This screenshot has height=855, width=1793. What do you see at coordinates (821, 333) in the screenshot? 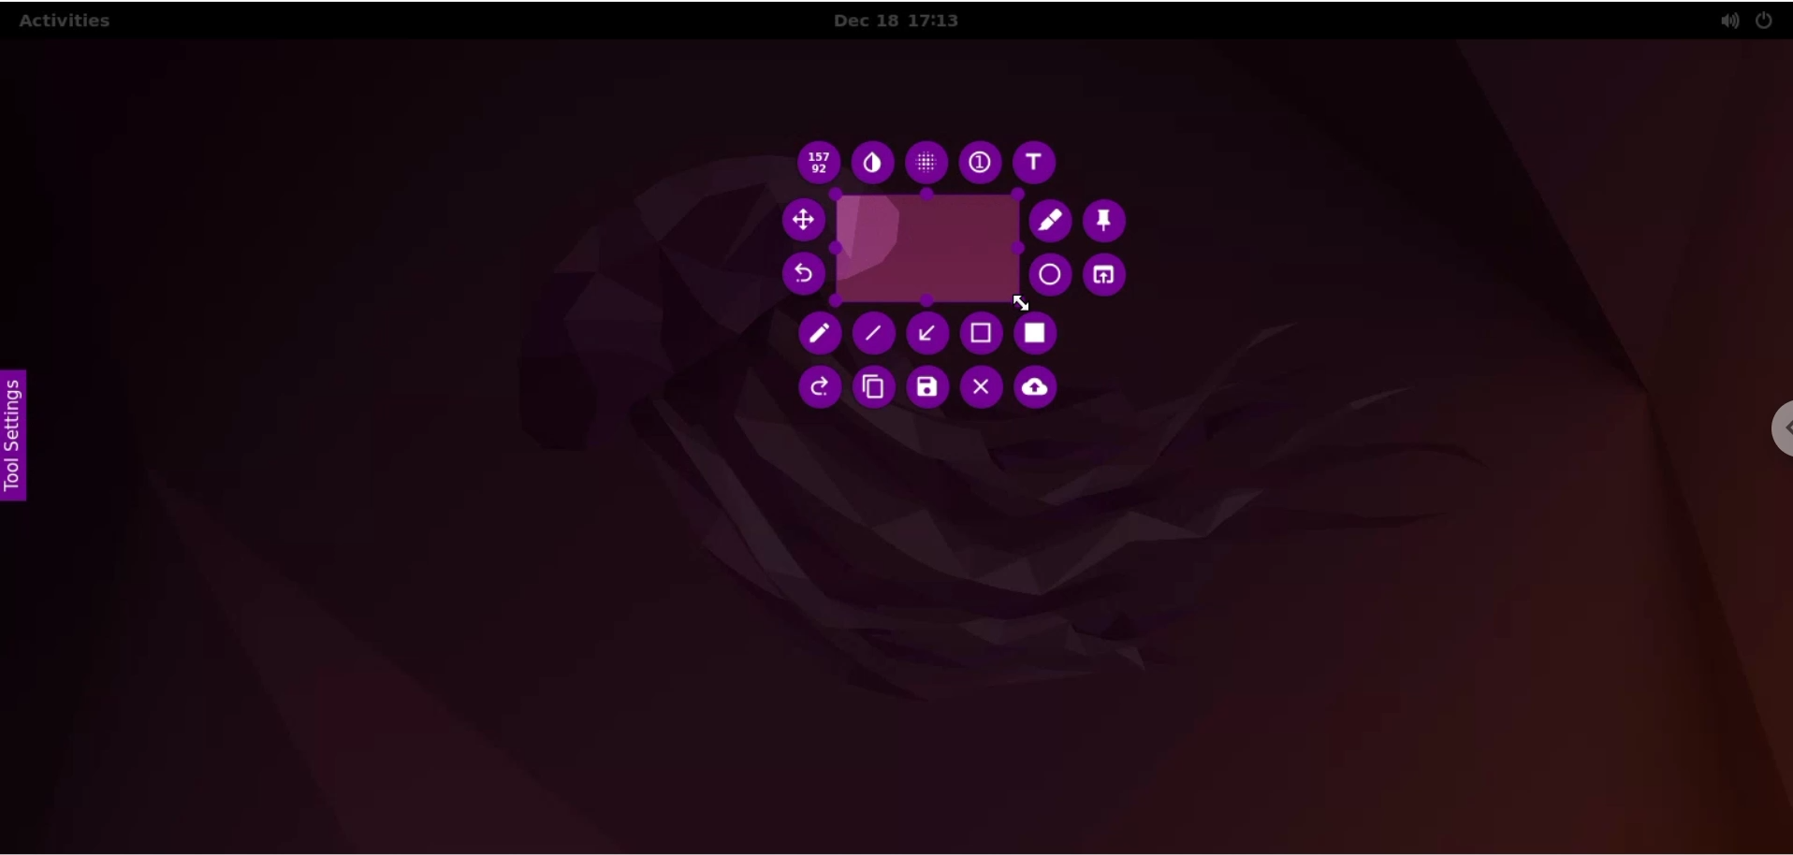
I see `pencil` at bounding box center [821, 333].